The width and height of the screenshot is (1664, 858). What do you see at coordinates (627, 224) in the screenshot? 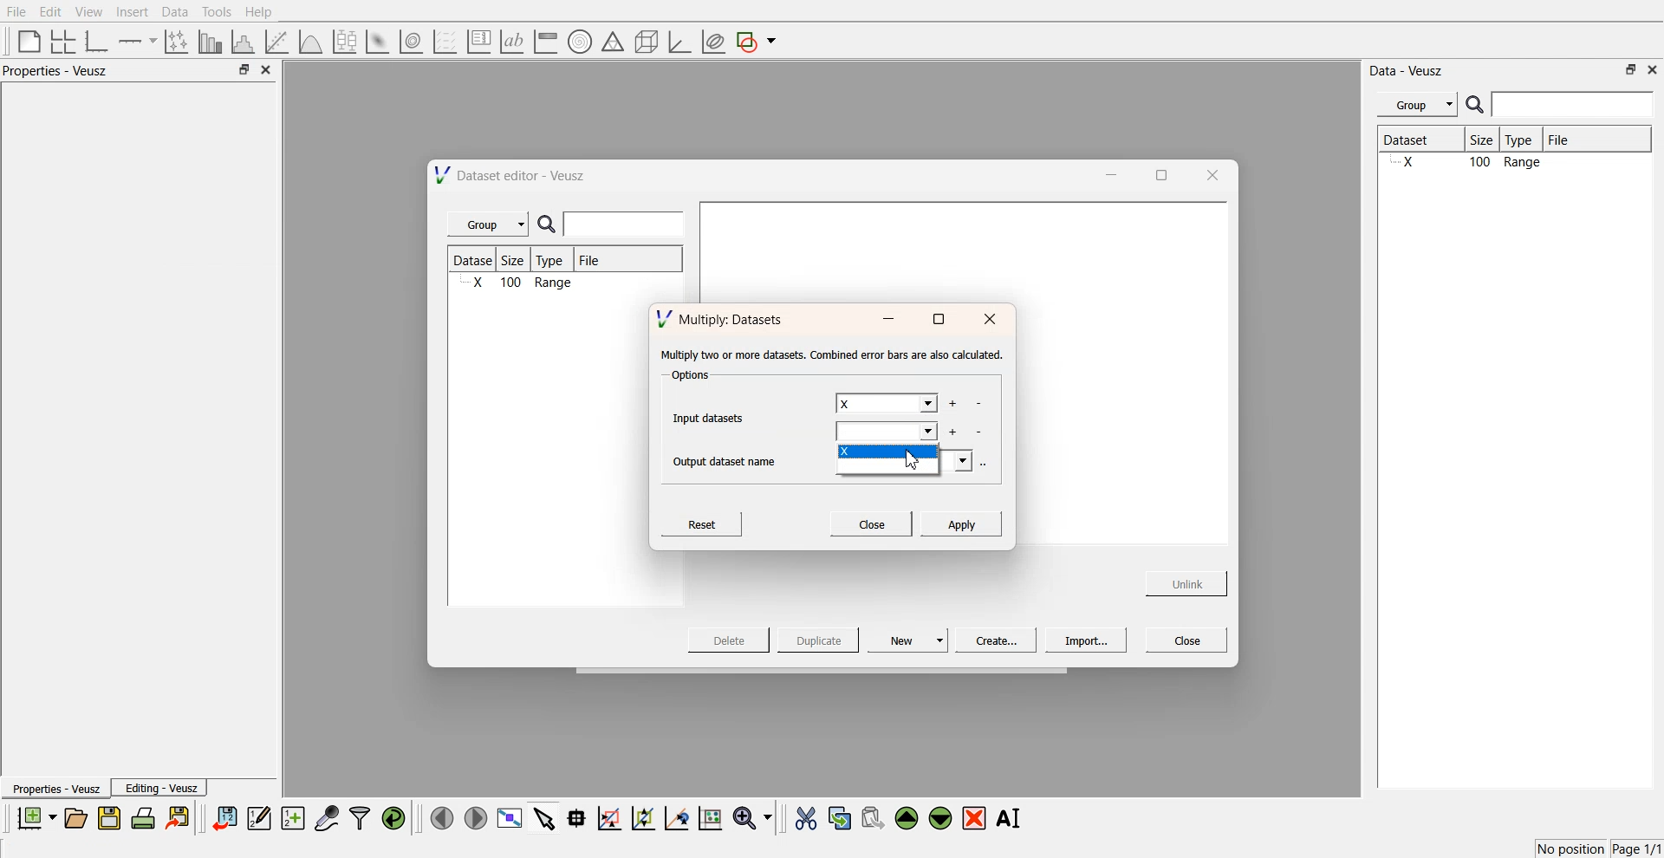
I see `enter search field` at bounding box center [627, 224].